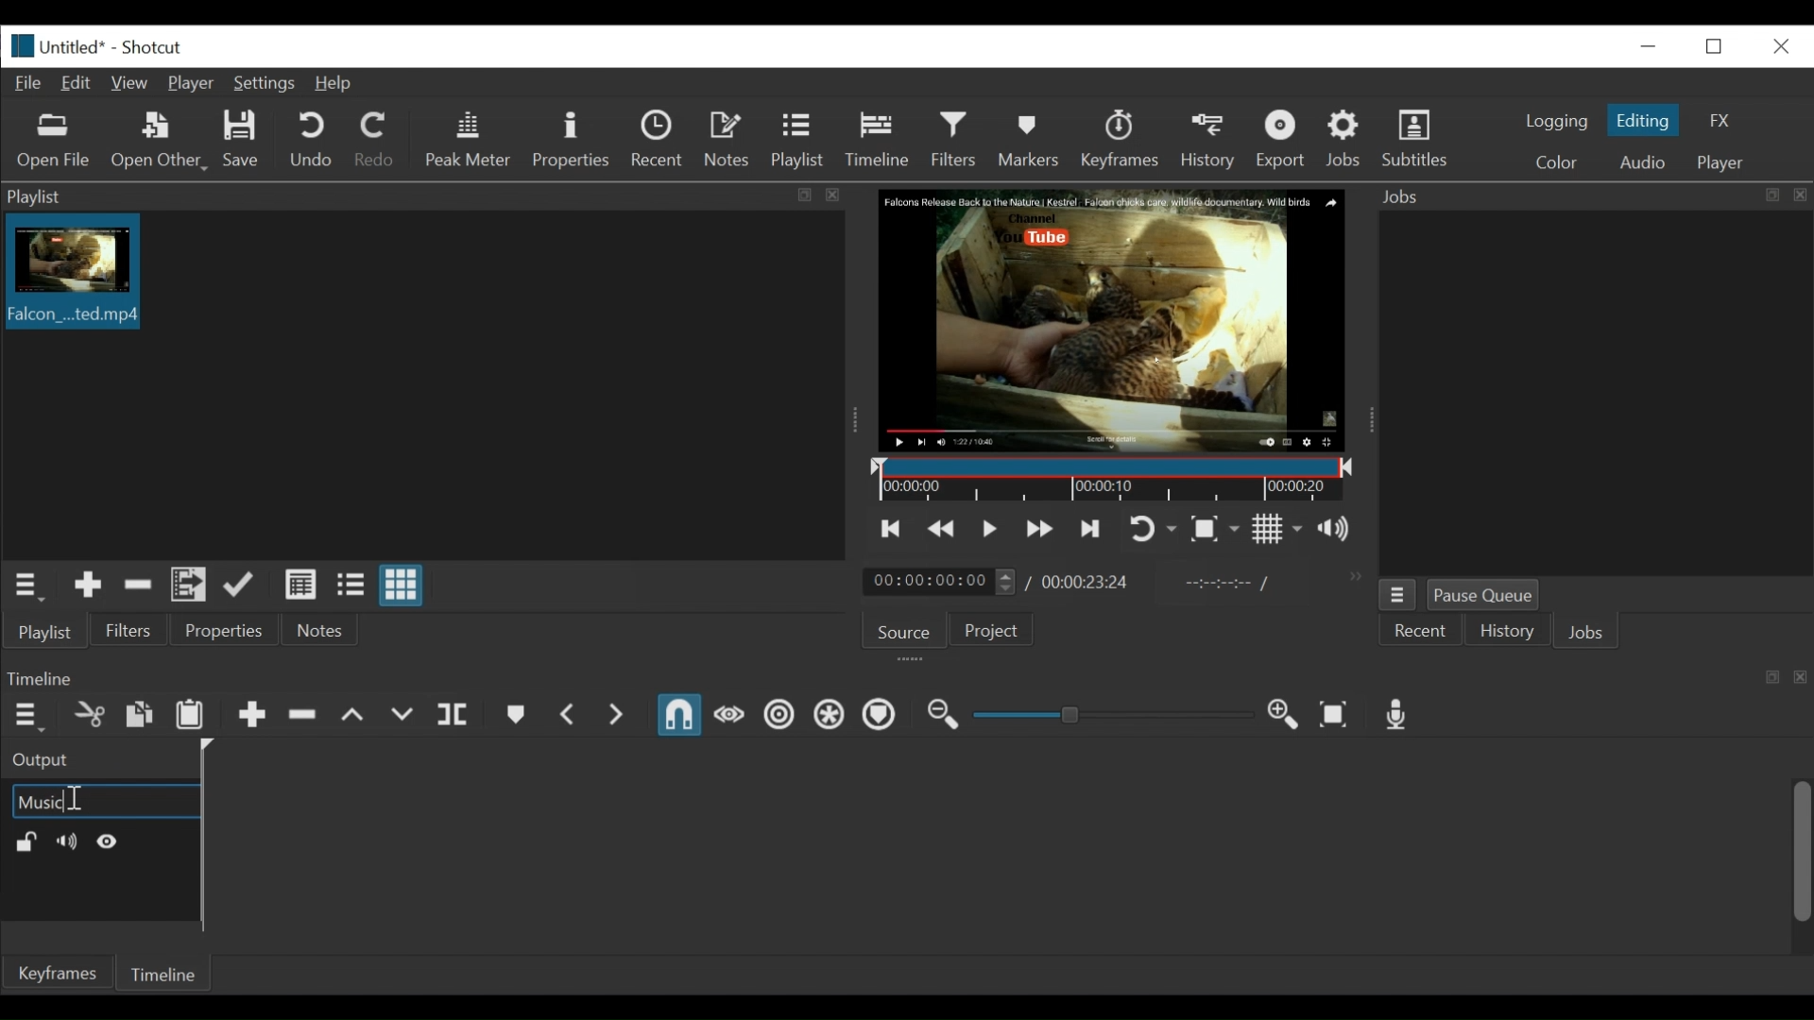  What do you see at coordinates (403, 714) in the screenshot?
I see `Overwrite` at bounding box center [403, 714].